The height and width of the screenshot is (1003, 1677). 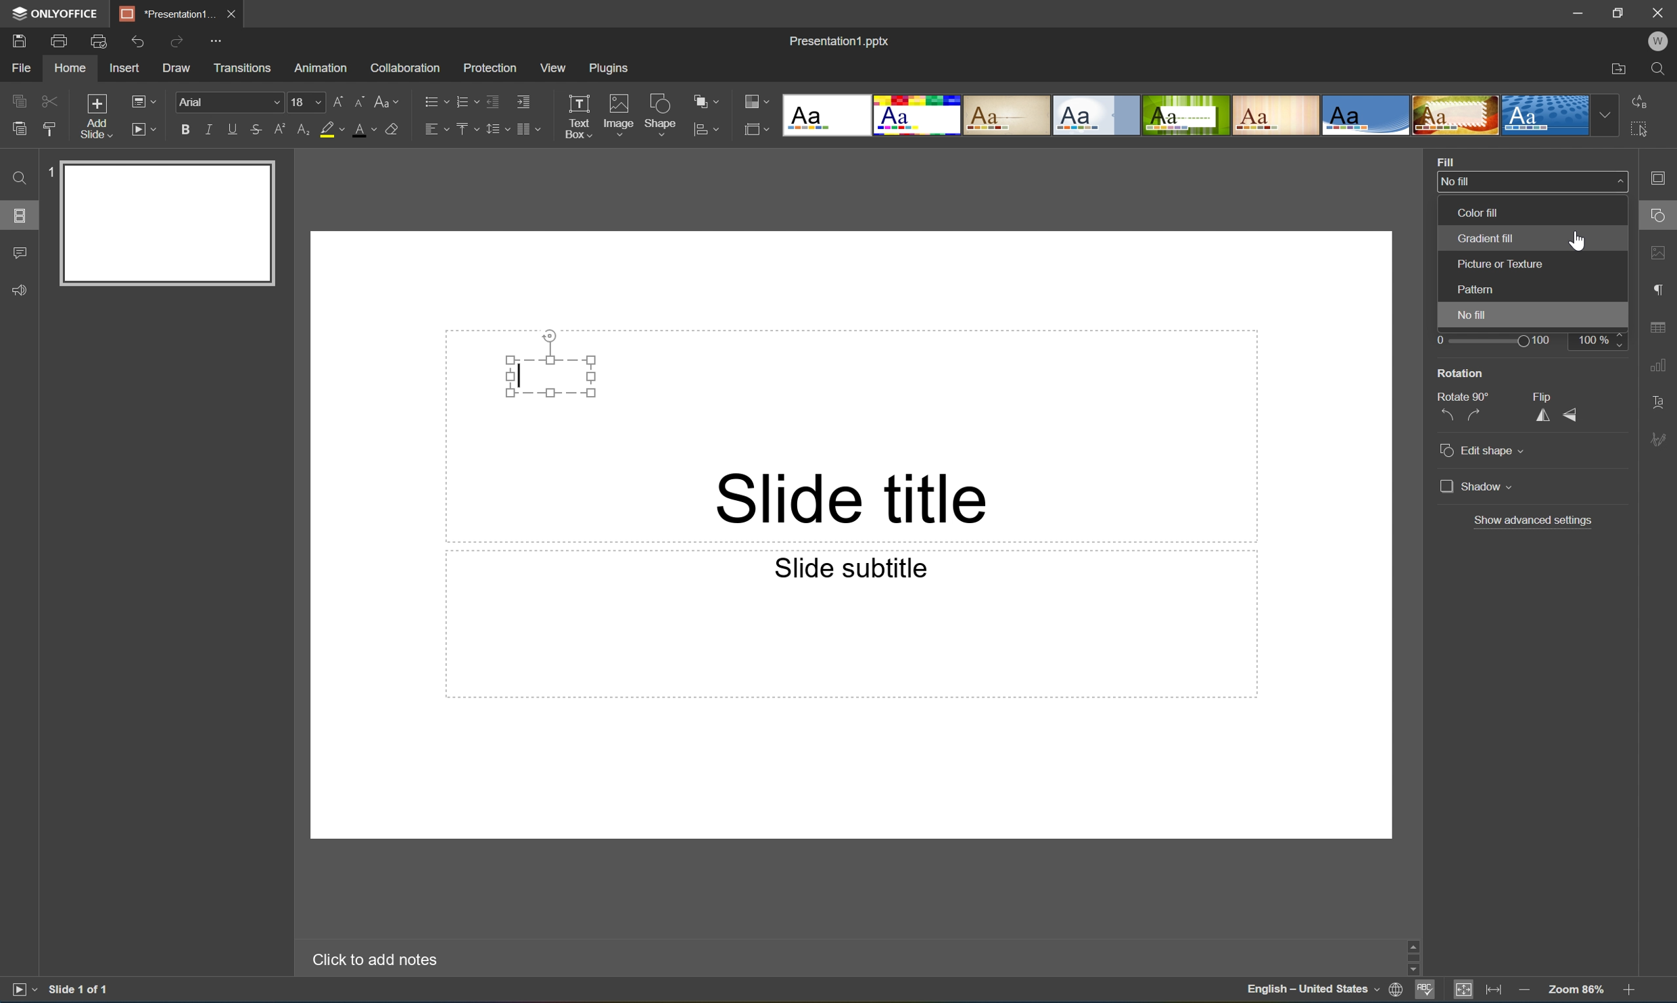 I want to click on chart settings, so click(x=1658, y=366).